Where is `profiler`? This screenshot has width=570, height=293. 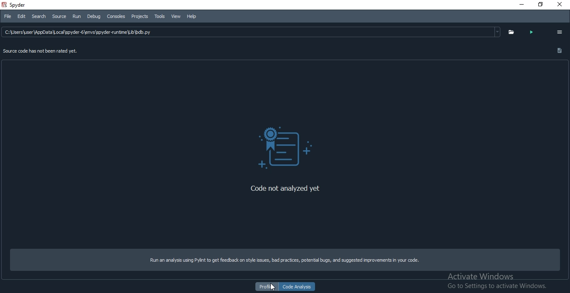 profiler is located at coordinates (267, 287).